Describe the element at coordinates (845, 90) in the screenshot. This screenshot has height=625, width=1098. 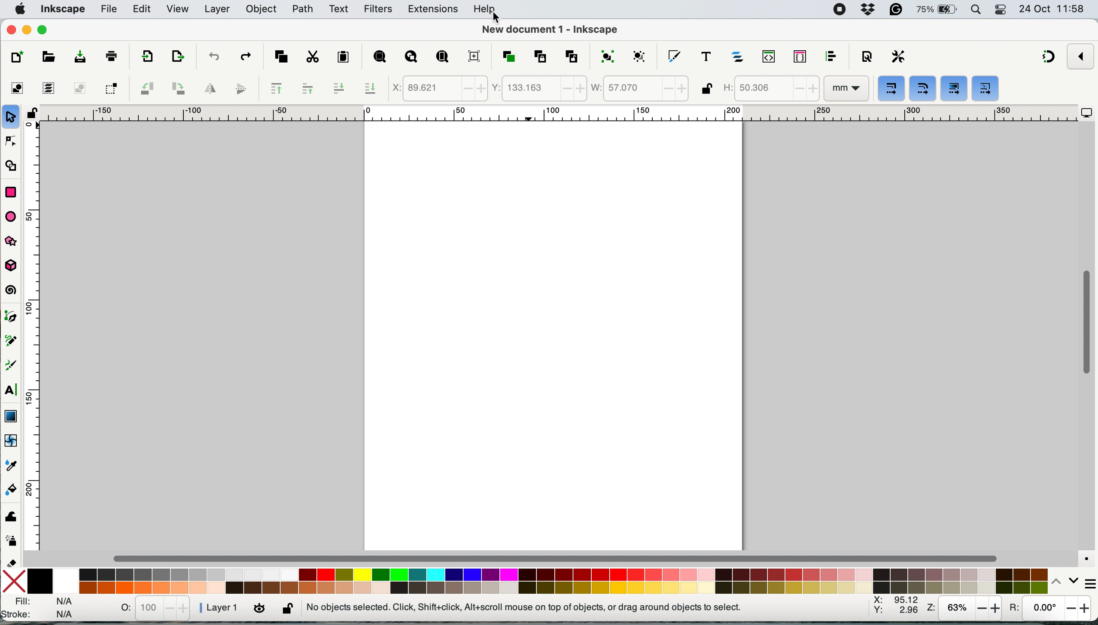
I see `mm` at that location.